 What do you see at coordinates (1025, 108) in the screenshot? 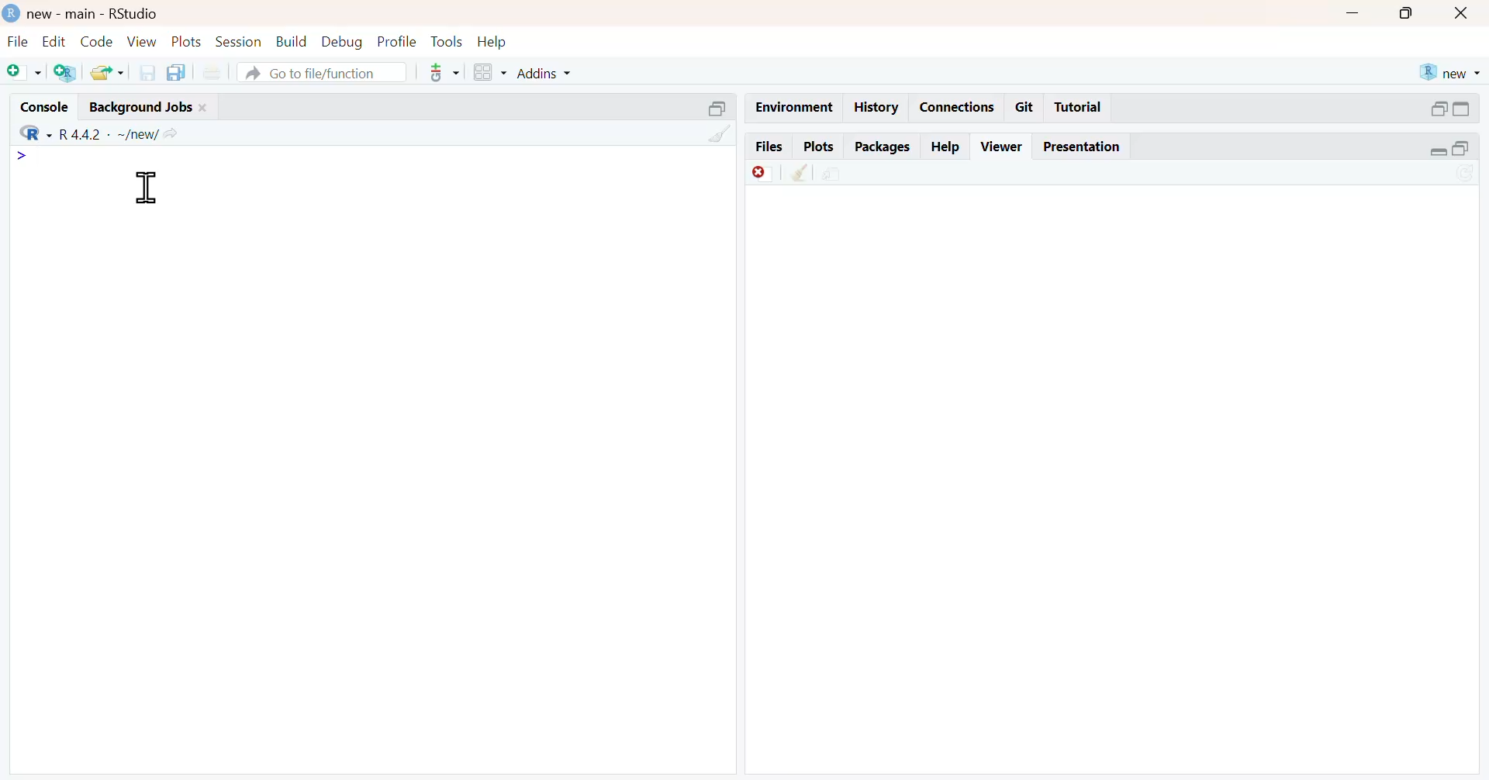
I see `git` at bounding box center [1025, 108].